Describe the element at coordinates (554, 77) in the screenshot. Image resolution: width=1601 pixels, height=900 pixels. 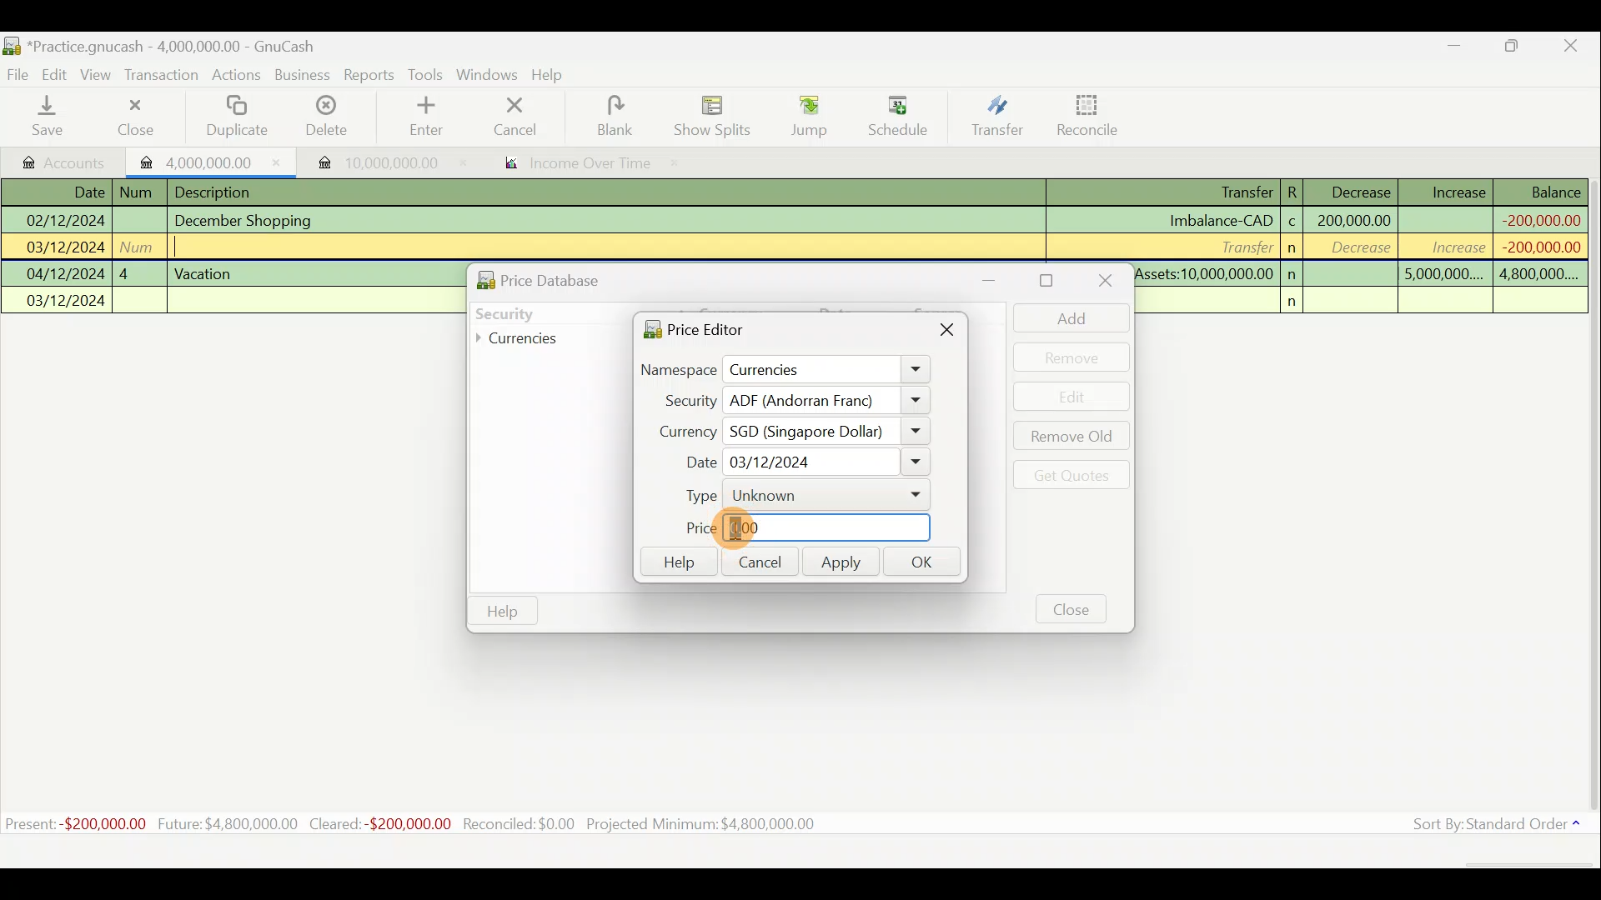
I see `Help` at that location.